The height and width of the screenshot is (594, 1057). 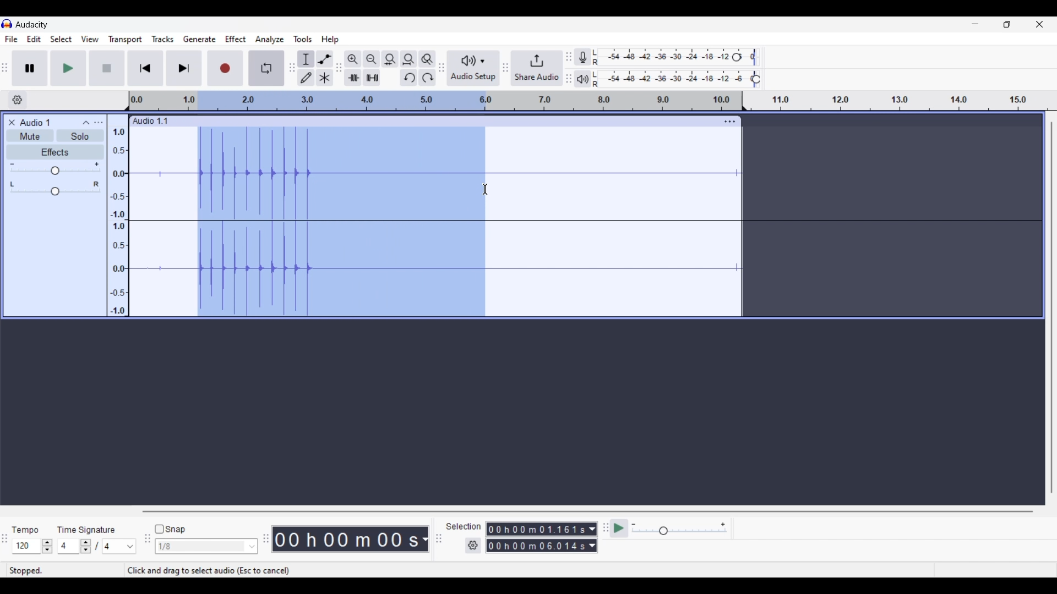 What do you see at coordinates (96, 184) in the screenshot?
I see `Pan to right` at bounding box center [96, 184].